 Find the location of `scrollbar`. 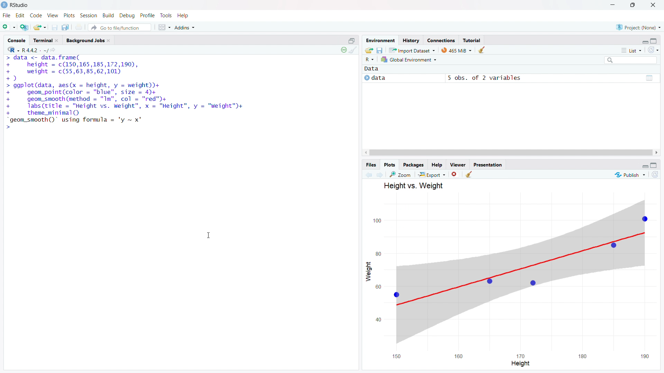

scrollbar is located at coordinates (510, 153).